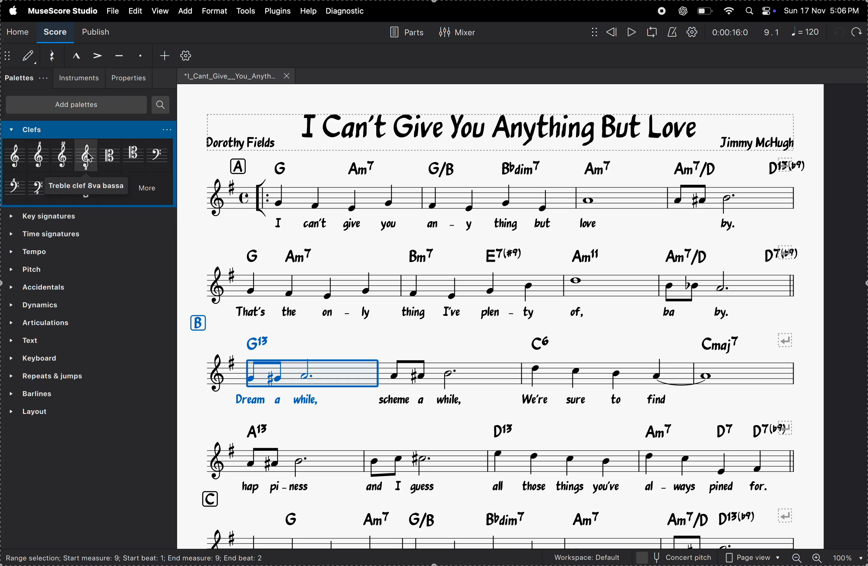 The image size is (868, 566). Describe the element at coordinates (612, 32) in the screenshot. I see `rewind` at that location.